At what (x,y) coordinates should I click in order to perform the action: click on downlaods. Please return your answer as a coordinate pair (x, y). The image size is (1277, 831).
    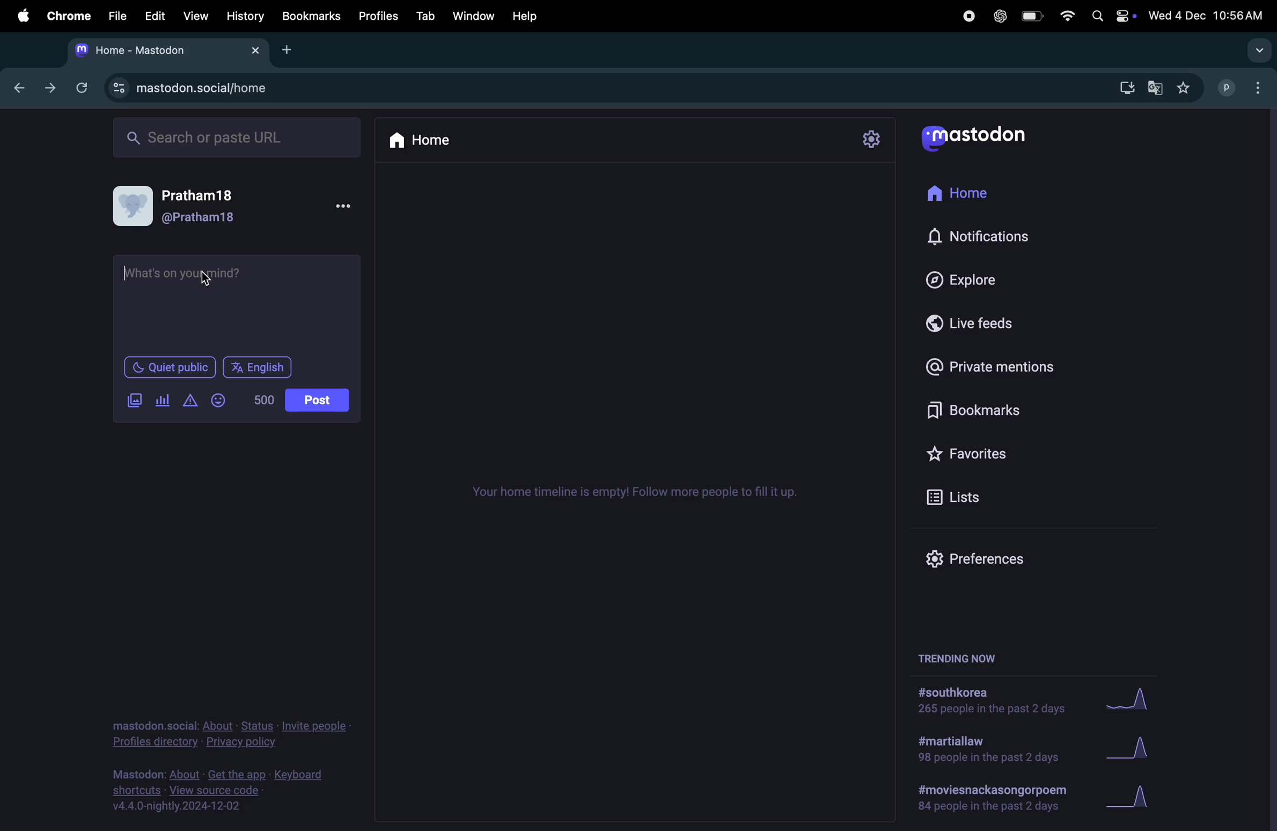
    Looking at the image, I should click on (1122, 86).